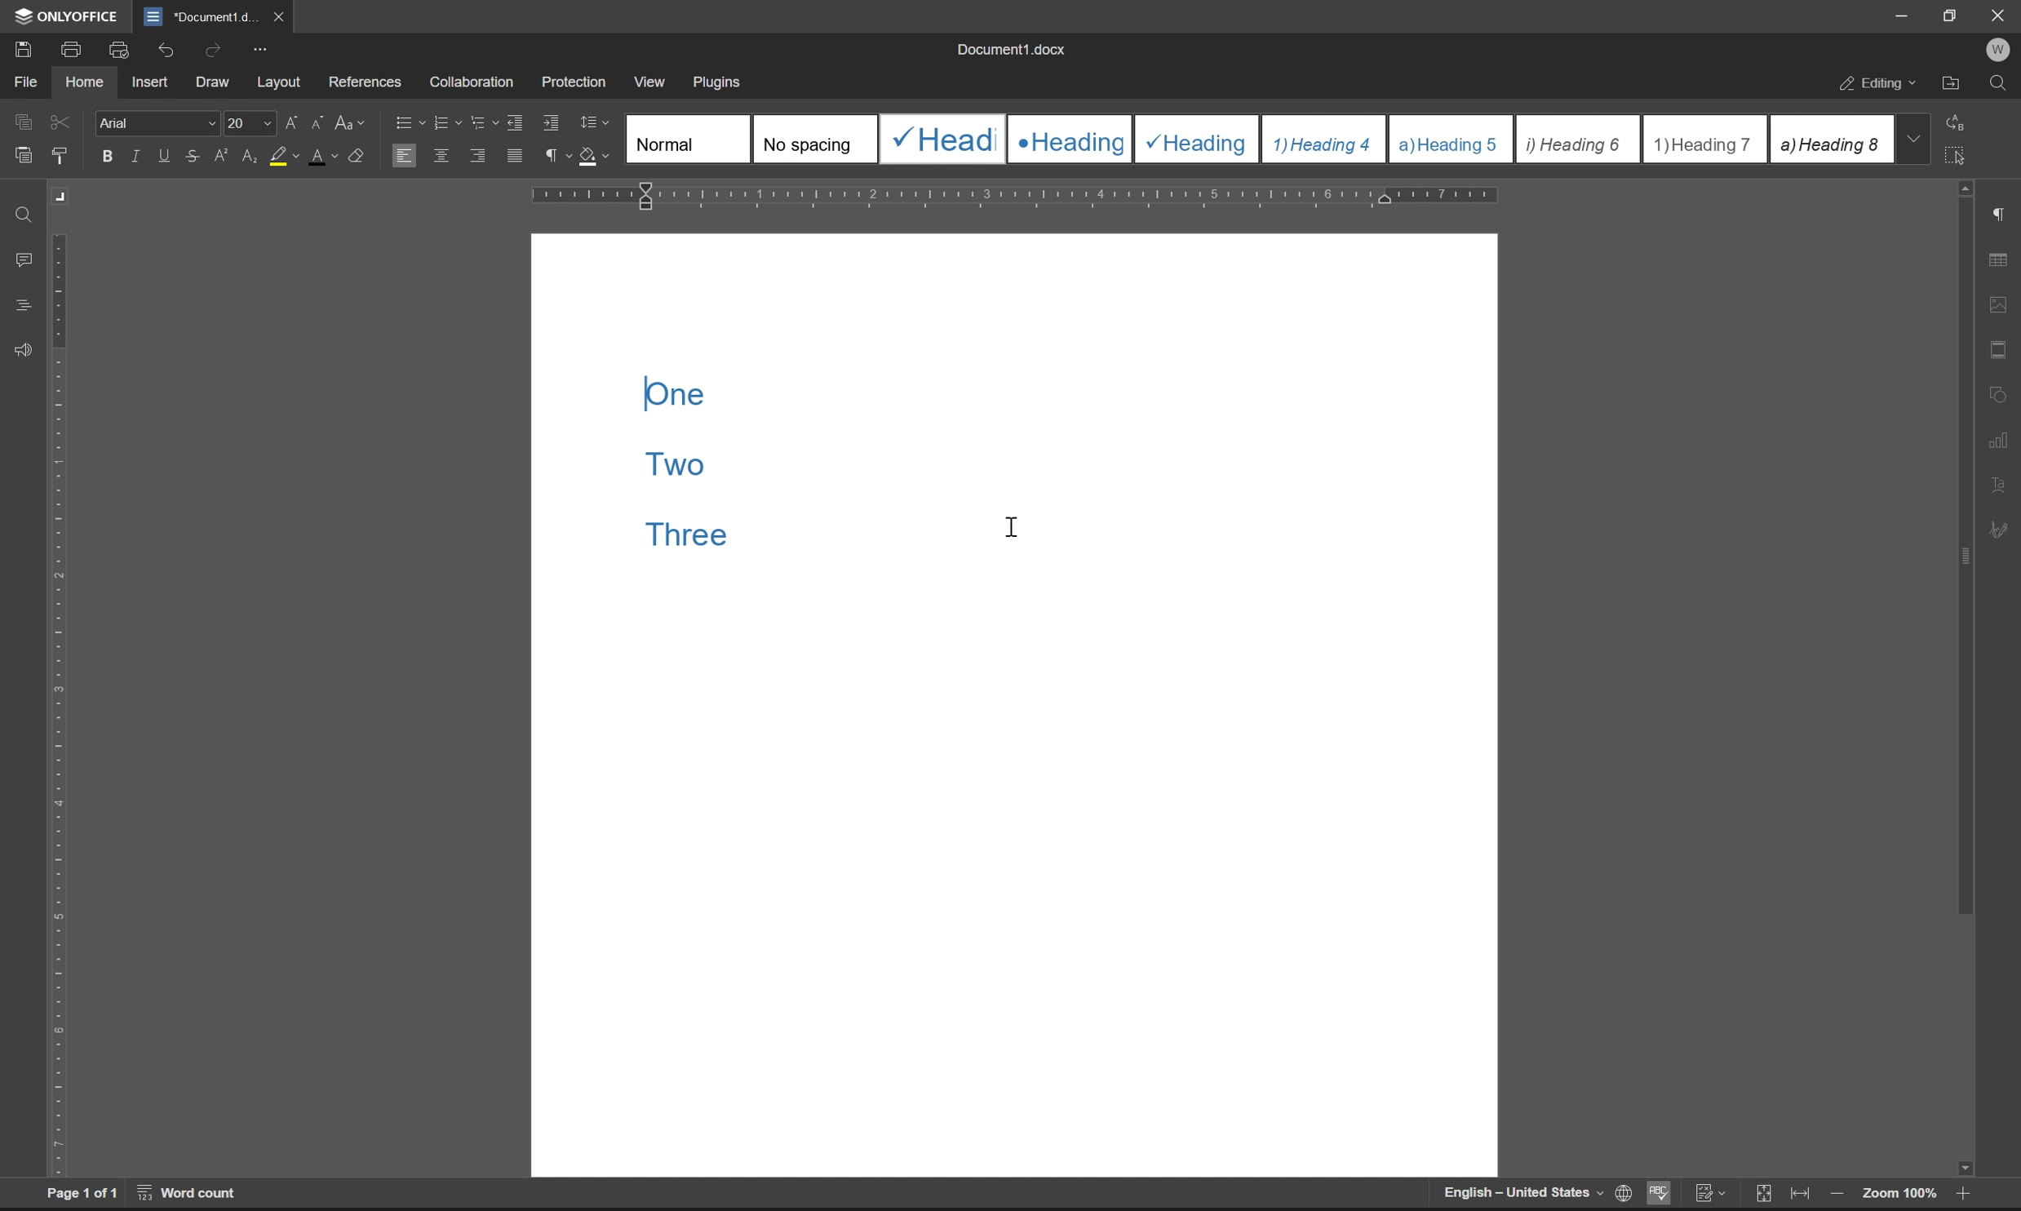 This screenshot has height=1211, width=2021. Describe the element at coordinates (189, 1192) in the screenshot. I see `word count` at that location.